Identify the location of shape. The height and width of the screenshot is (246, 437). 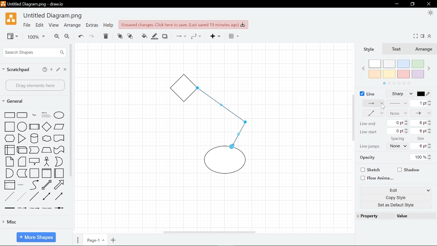
(46, 174).